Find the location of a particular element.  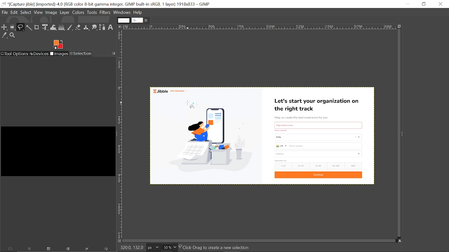

Select is located at coordinates (26, 12).